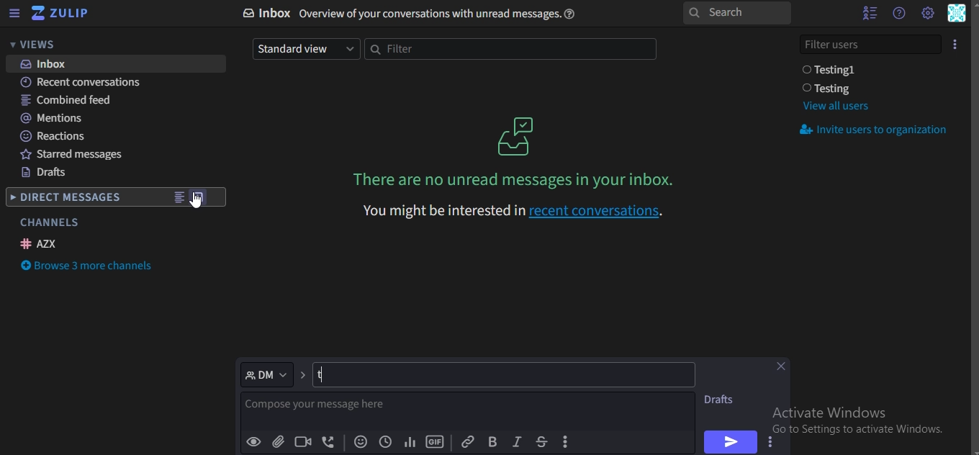 The width and height of the screenshot is (979, 455). Describe the element at coordinates (872, 42) in the screenshot. I see `filter users` at that location.